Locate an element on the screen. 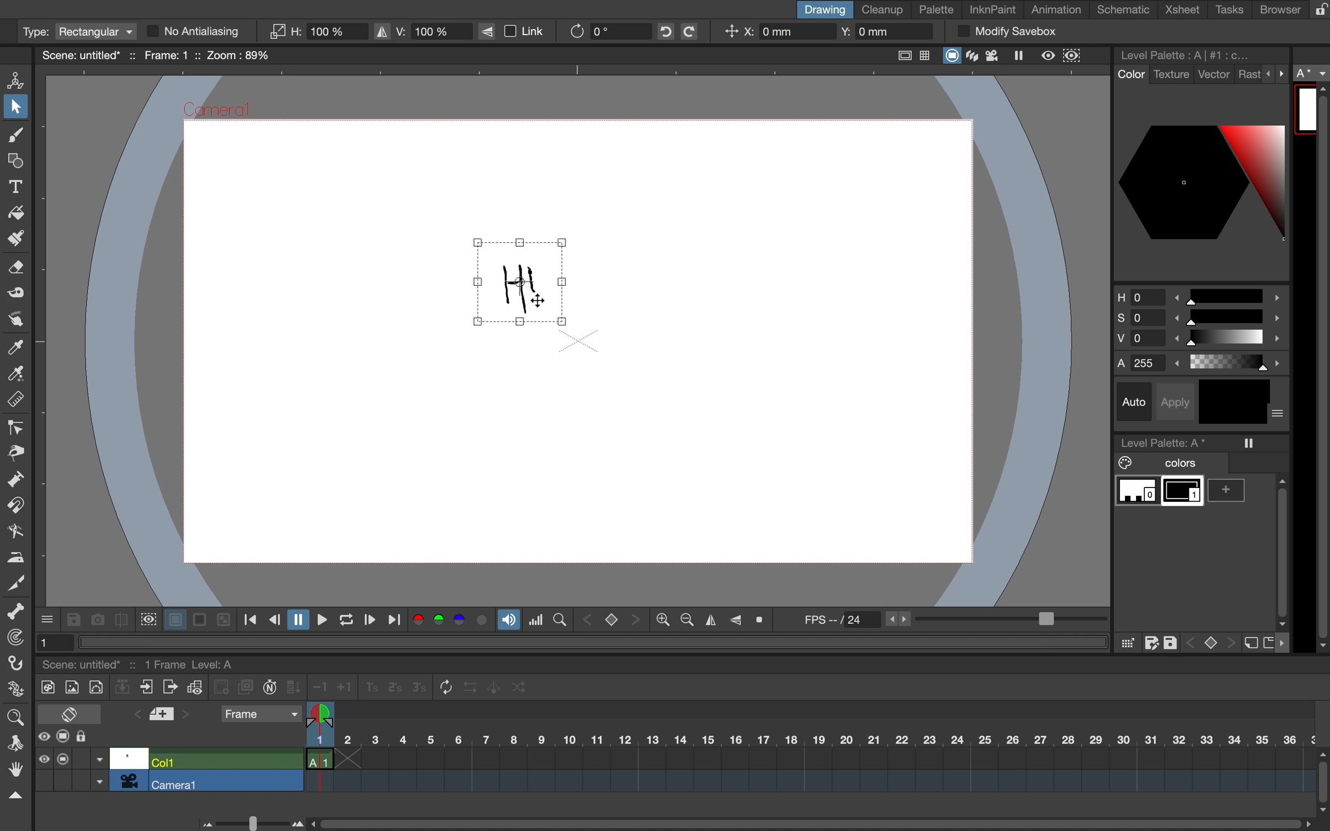 This screenshot has width=1330, height=831. tracker tool is located at coordinates (13, 639).